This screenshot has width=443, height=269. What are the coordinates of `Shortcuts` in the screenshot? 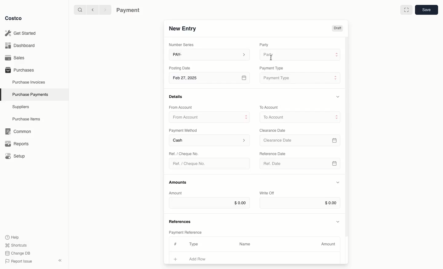 It's located at (16, 245).